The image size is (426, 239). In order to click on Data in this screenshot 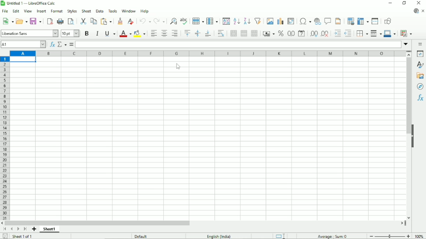, I will do `click(100, 11)`.